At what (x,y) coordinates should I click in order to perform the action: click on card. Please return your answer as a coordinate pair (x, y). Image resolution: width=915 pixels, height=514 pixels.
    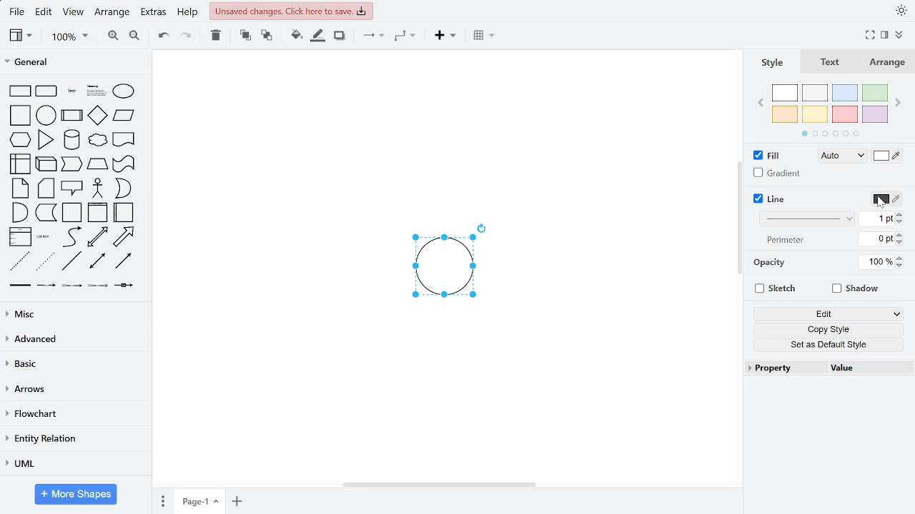
    Looking at the image, I should click on (46, 188).